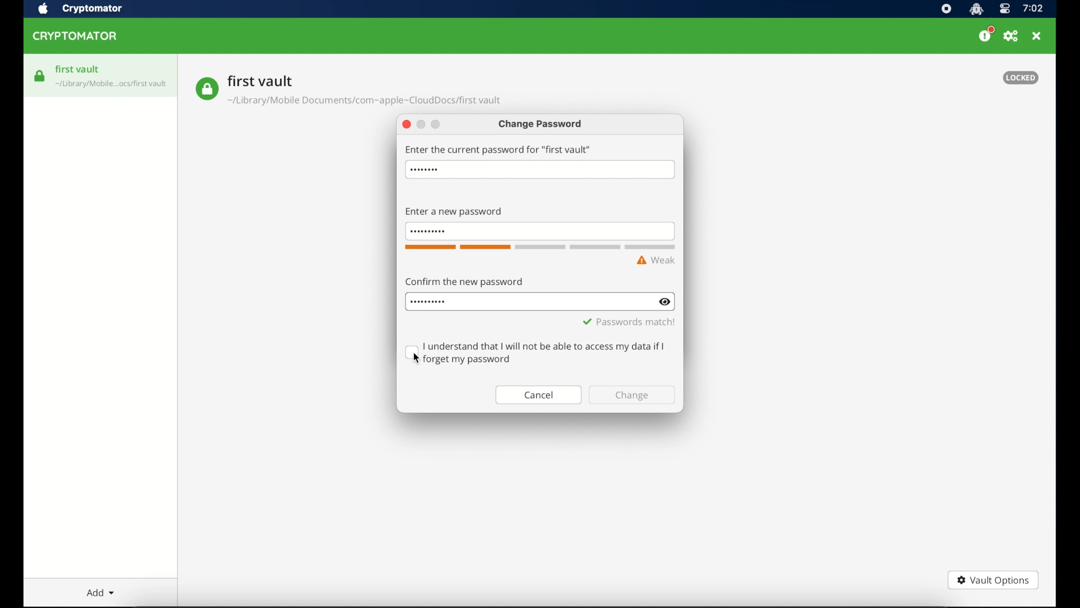 Image resolution: width=1080 pixels, height=608 pixels. I want to click on vault options, so click(993, 582).